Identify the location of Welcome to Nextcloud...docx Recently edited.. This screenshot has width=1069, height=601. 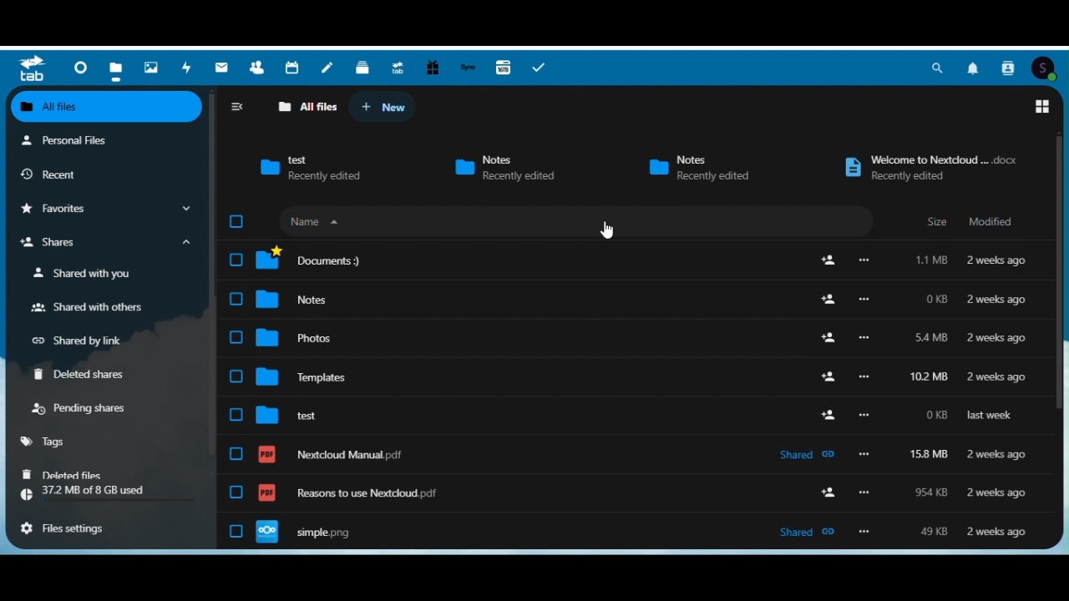
(921, 166).